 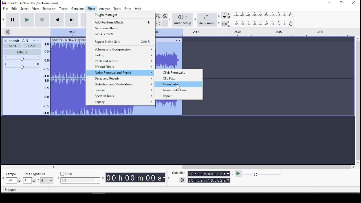 What do you see at coordinates (121, 15) in the screenshot?
I see `plugin manager` at bounding box center [121, 15].